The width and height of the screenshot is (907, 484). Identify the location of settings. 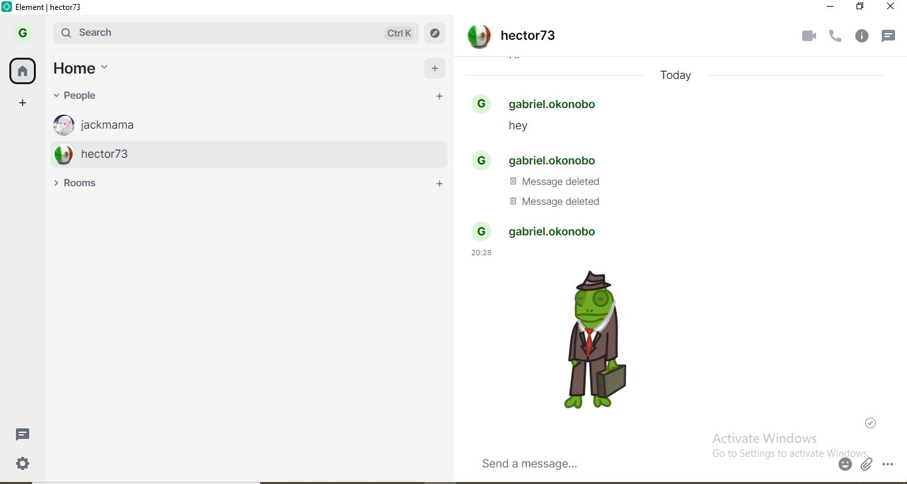
(31, 467).